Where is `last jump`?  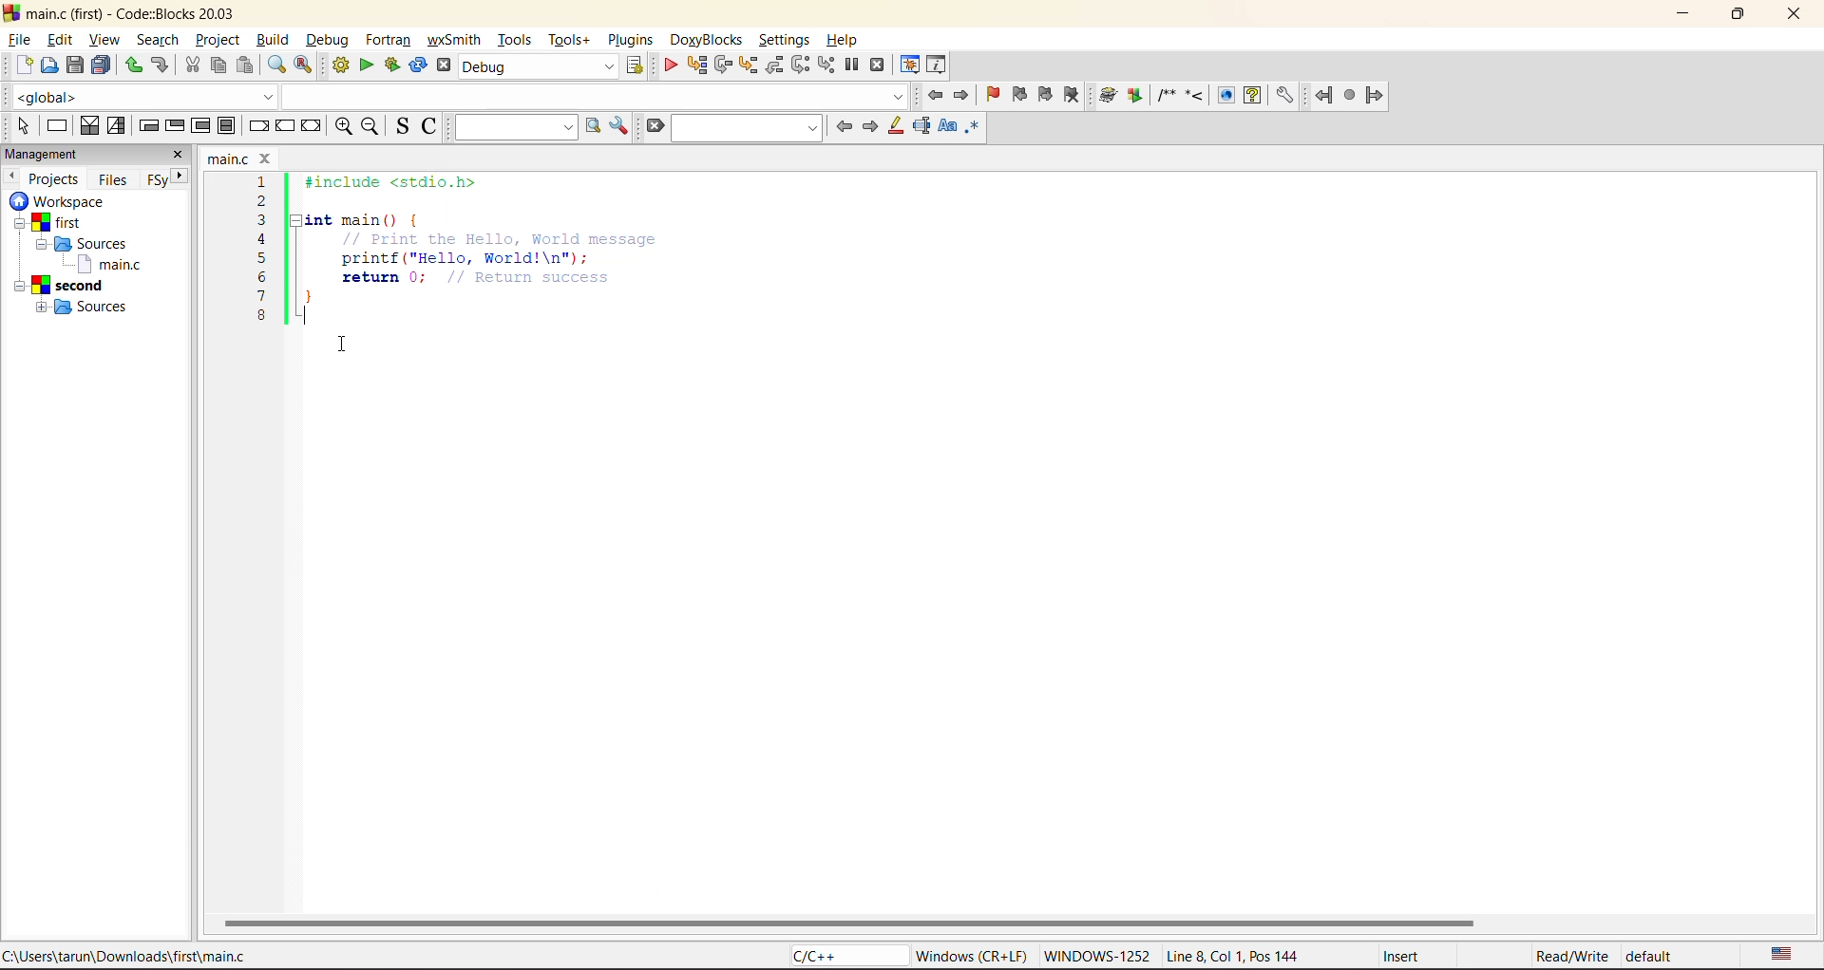 last jump is located at coordinates (1352, 95).